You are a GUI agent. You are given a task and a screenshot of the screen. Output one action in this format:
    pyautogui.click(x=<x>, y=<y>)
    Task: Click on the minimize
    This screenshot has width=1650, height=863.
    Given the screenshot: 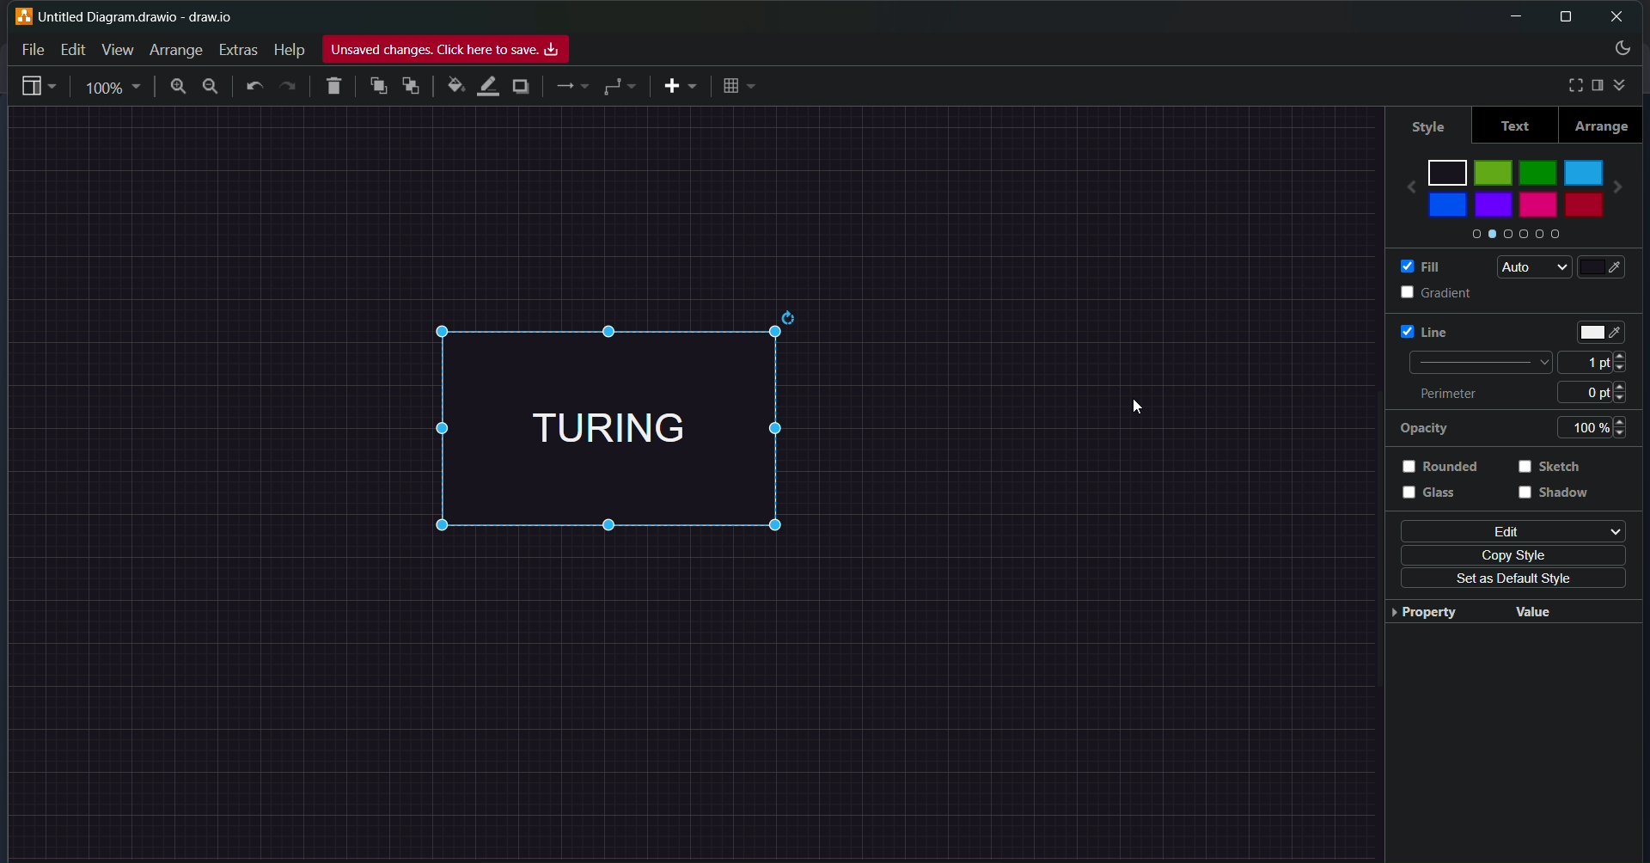 What is the action you would take?
    pyautogui.click(x=1511, y=16)
    